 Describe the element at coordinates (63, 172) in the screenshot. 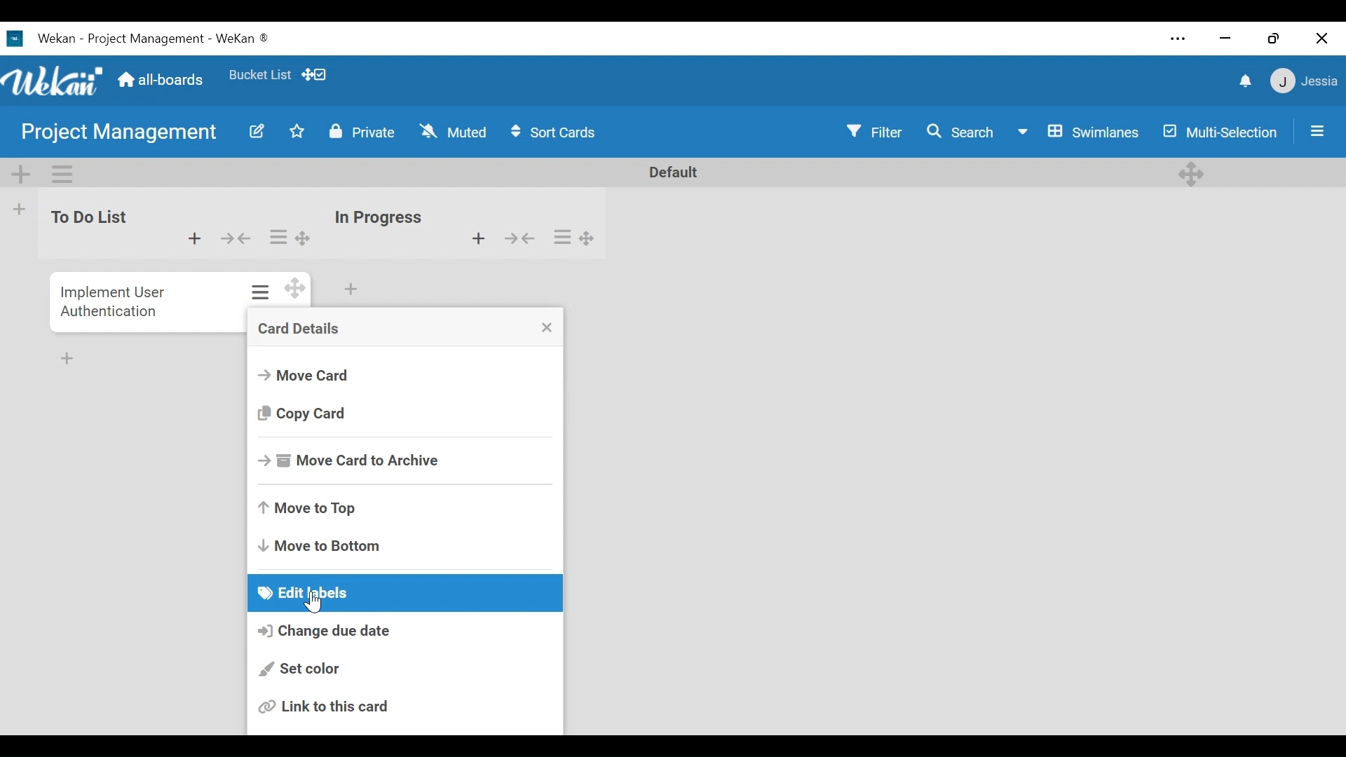

I see `swimlane actions` at that location.